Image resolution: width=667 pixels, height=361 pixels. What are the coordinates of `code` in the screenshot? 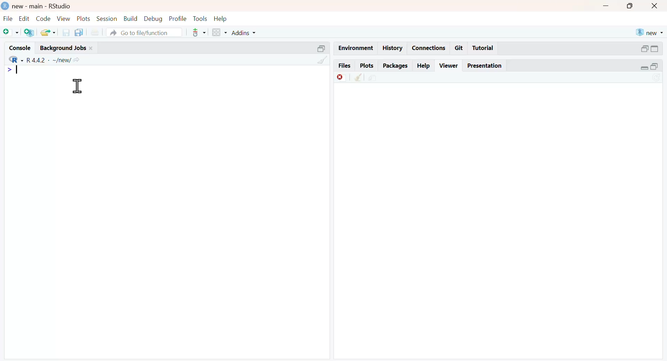 It's located at (44, 18).